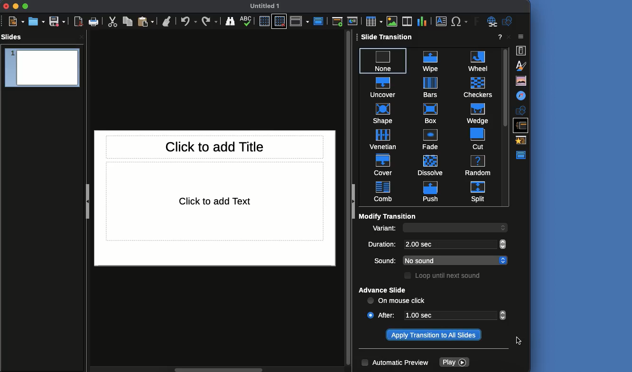  What do you see at coordinates (337, 22) in the screenshot?
I see `Start from first slide` at bounding box center [337, 22].